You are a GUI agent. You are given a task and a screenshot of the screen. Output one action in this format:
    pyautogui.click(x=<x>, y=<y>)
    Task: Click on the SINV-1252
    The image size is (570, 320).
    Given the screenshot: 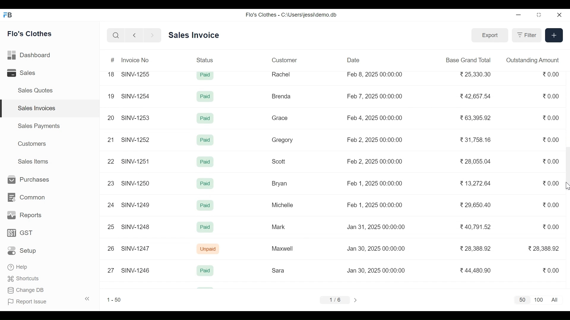 What is the action you would take?
    pyautogui.click(x=136, y=140)
    